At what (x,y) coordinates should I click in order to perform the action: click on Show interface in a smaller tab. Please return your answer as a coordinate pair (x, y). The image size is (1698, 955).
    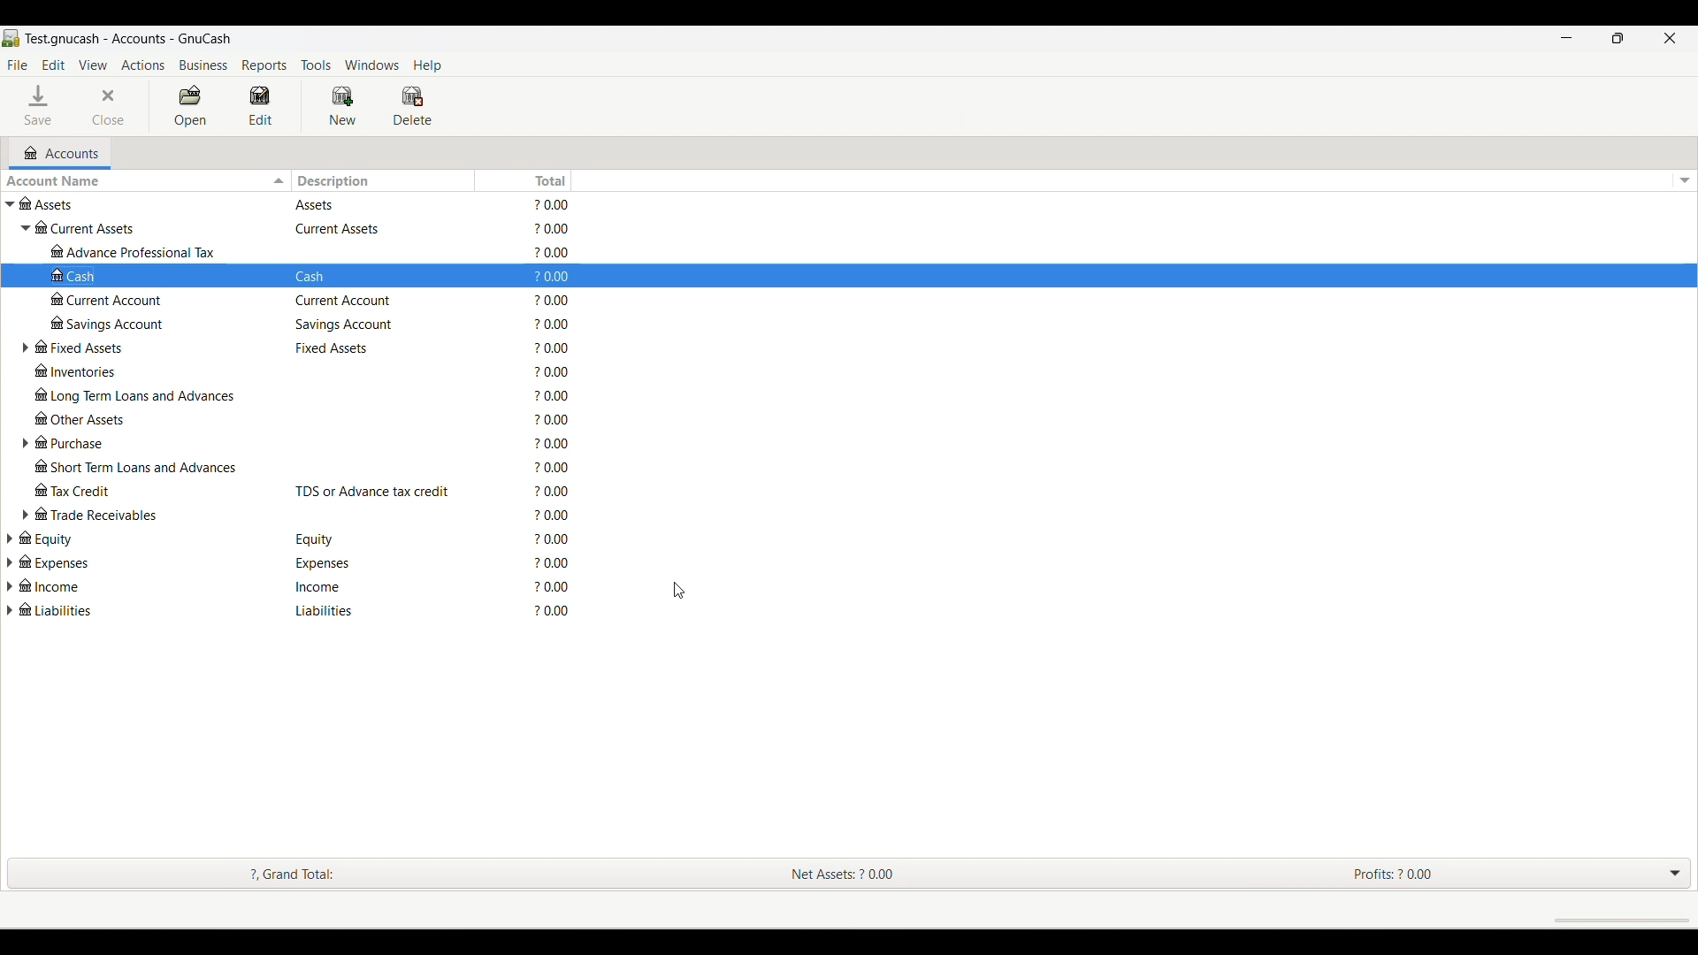
    Looking at the image, I should click on (1617, 38).